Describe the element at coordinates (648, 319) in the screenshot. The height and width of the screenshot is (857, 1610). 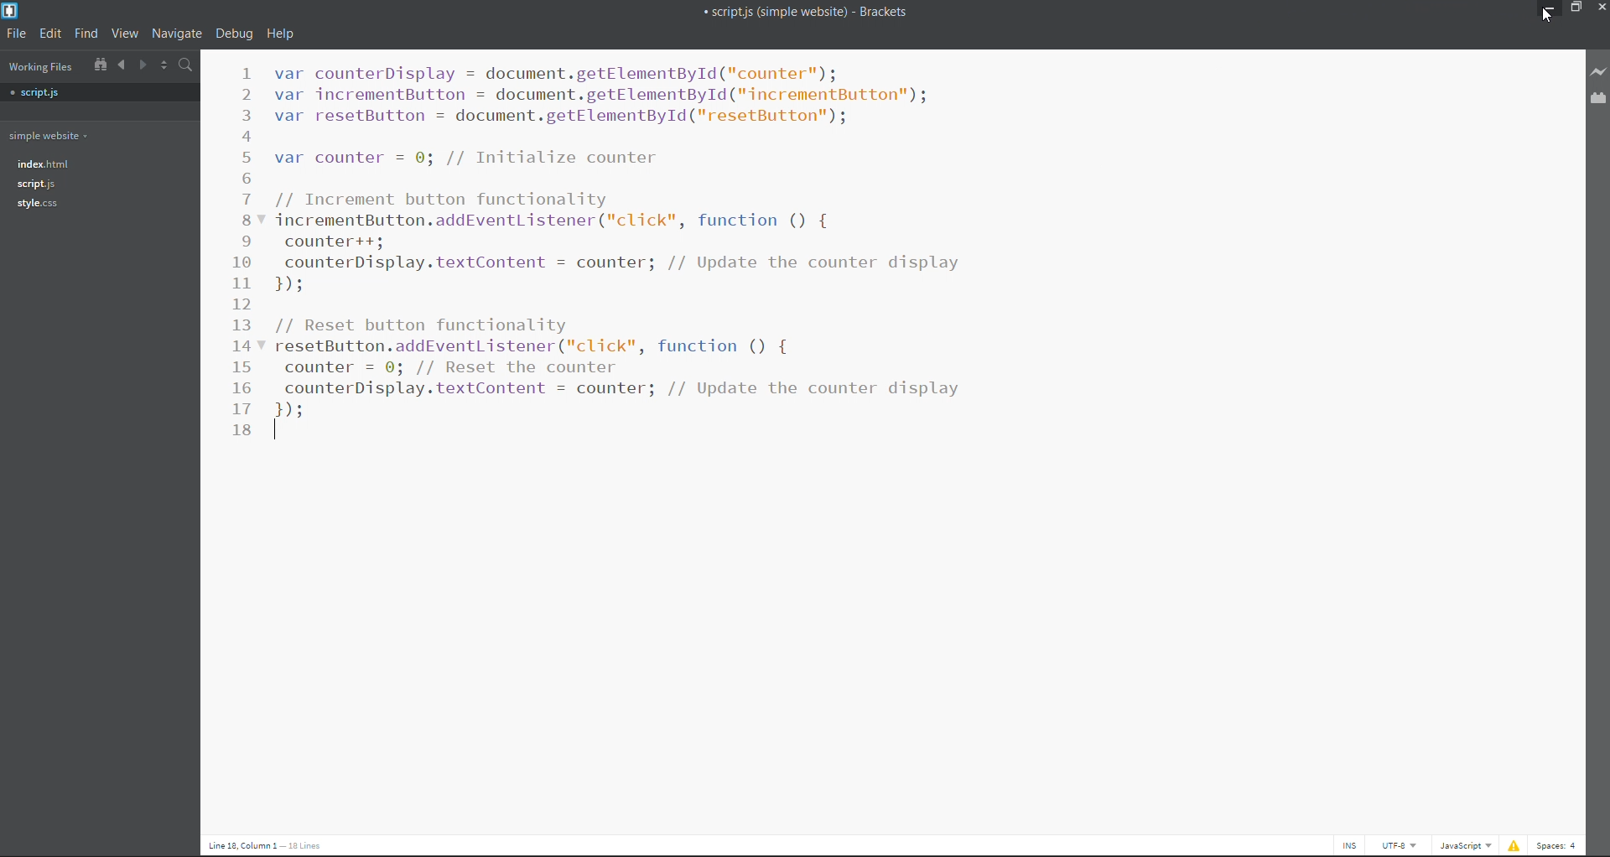
I see `// Increment button functionality
incrementButton.addEventListener("click", function () {

counter++;

counterDisplay.textContent = counter; // Update the counter display
BY

// Reset button functionality

resetButton.addEventListener("click", function () {

counter = 0; // Reset the counter

counterDisplay.textContent = counter; // Update the counter display
1s
|` at that location.